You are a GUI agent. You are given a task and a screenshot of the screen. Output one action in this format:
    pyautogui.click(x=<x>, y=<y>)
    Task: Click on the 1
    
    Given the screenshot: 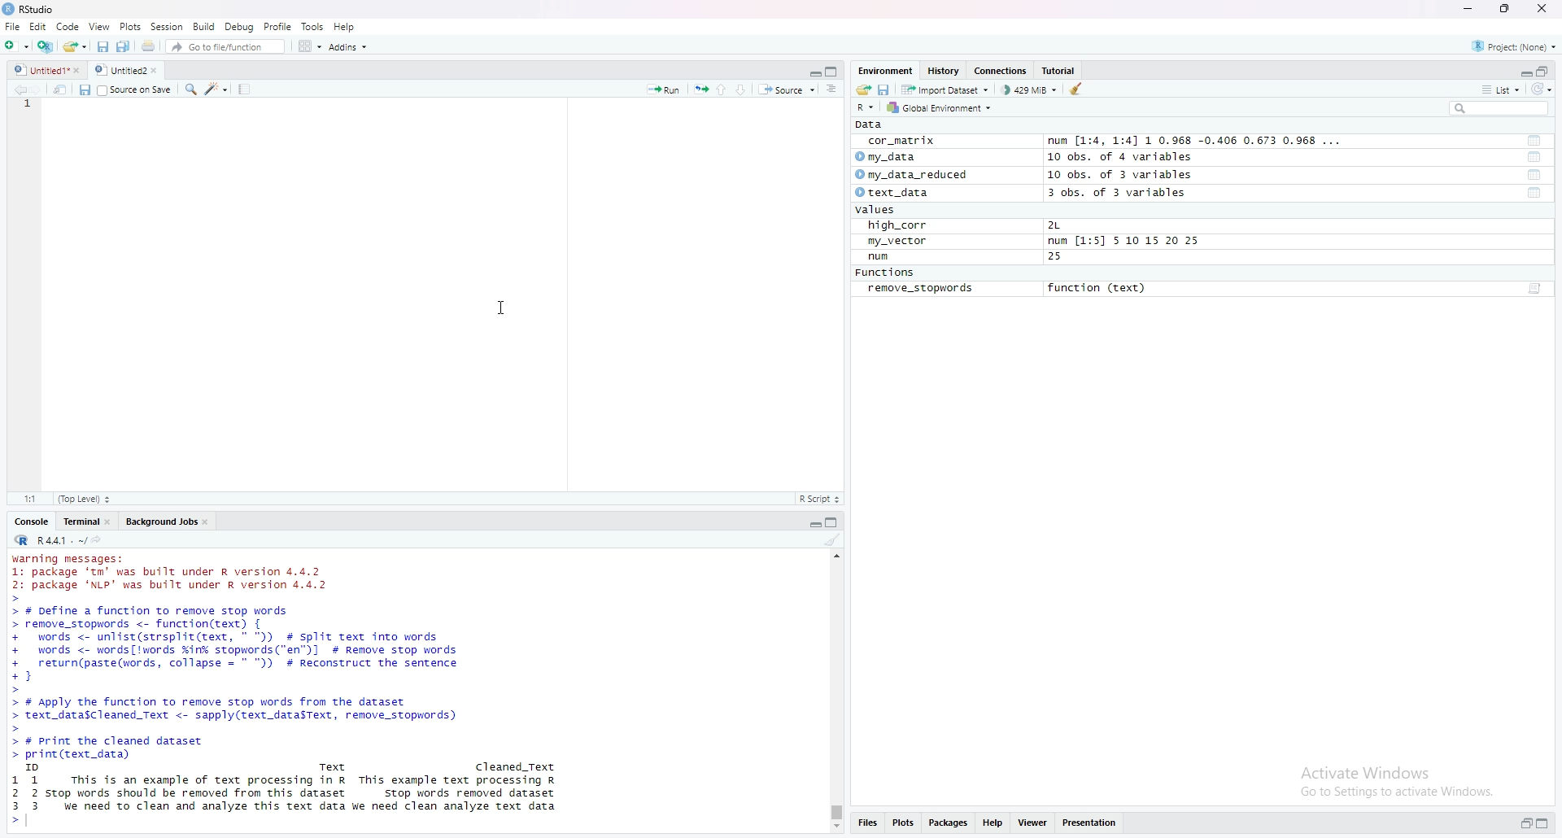 What is the action you would take?
    pyautogui.click(x=33, y=107)
    